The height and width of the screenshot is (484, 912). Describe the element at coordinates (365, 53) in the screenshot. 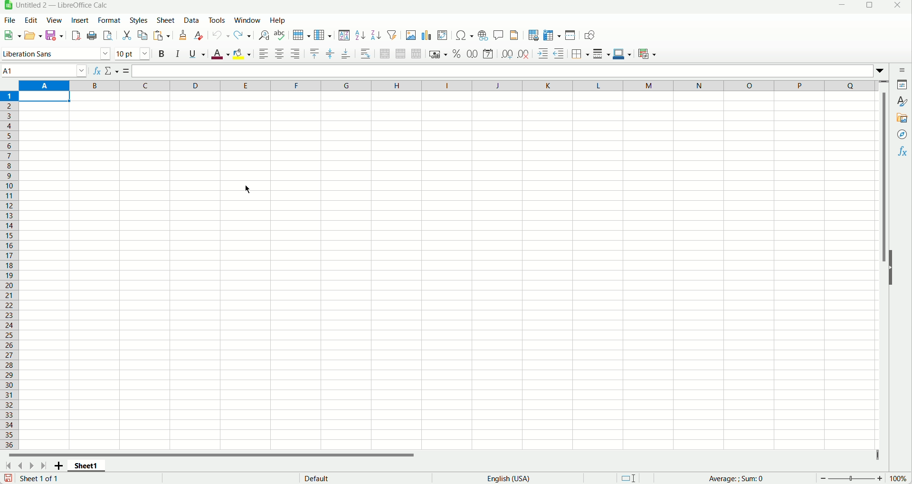

I see `Wrap text` at that location.